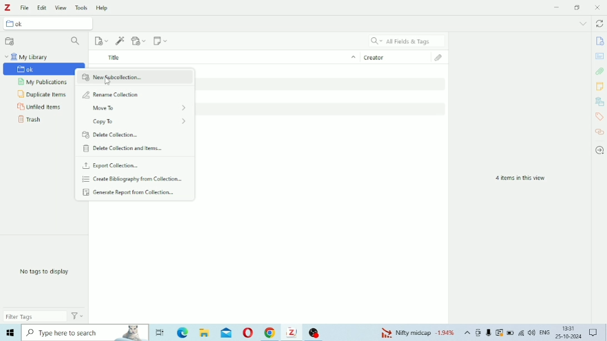 Image resolution: width=607 pixels, height=341 pixels. Describe the element at coordinates (407, 41) in the screenshot. I see `All Fields & Tags` at that location.